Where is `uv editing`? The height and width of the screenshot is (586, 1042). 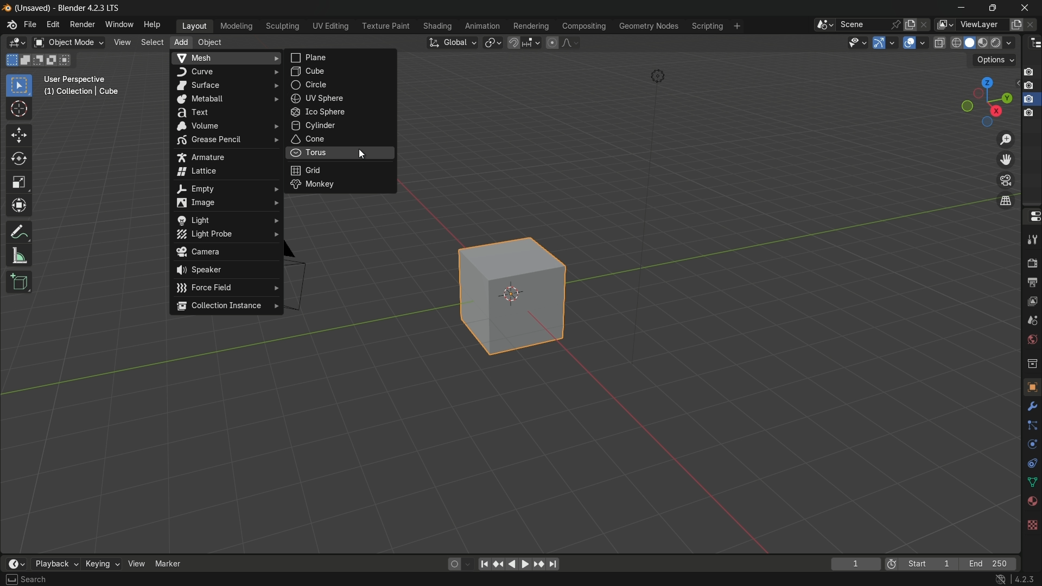
uv editing is located at coordinates (330, 26).